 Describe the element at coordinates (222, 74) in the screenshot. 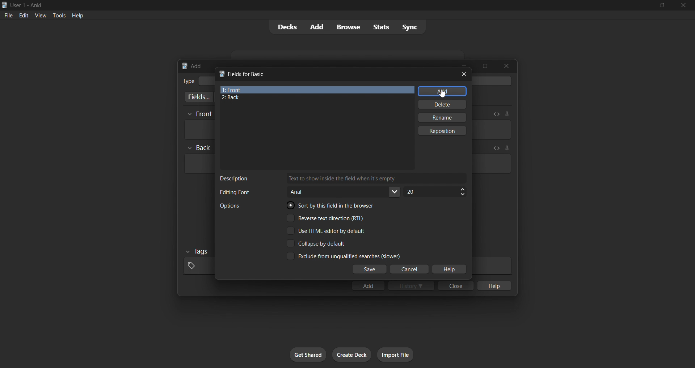

I see `Anki logo` at that location.